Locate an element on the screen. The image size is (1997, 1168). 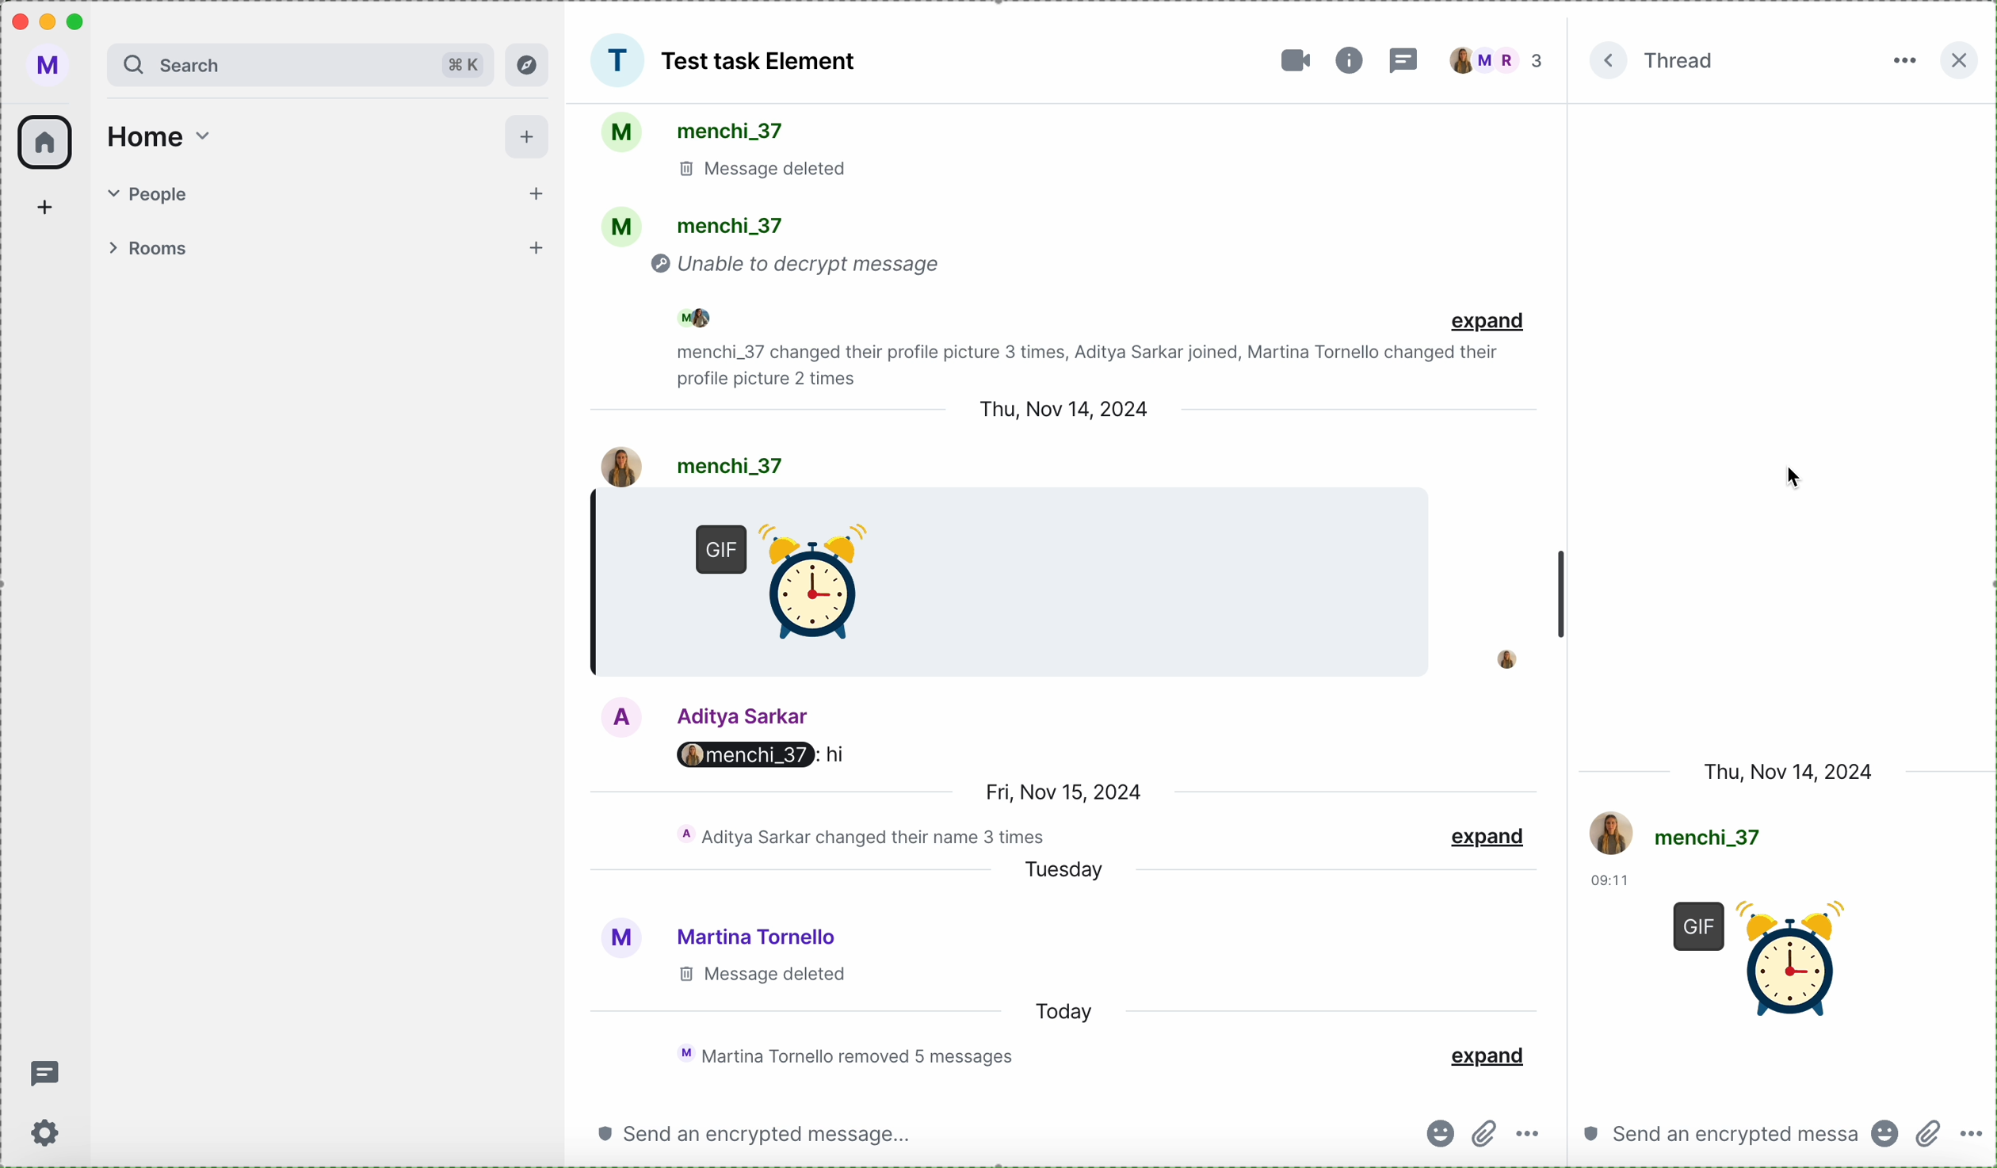
attach file is located at coordinates (1928, 1135).